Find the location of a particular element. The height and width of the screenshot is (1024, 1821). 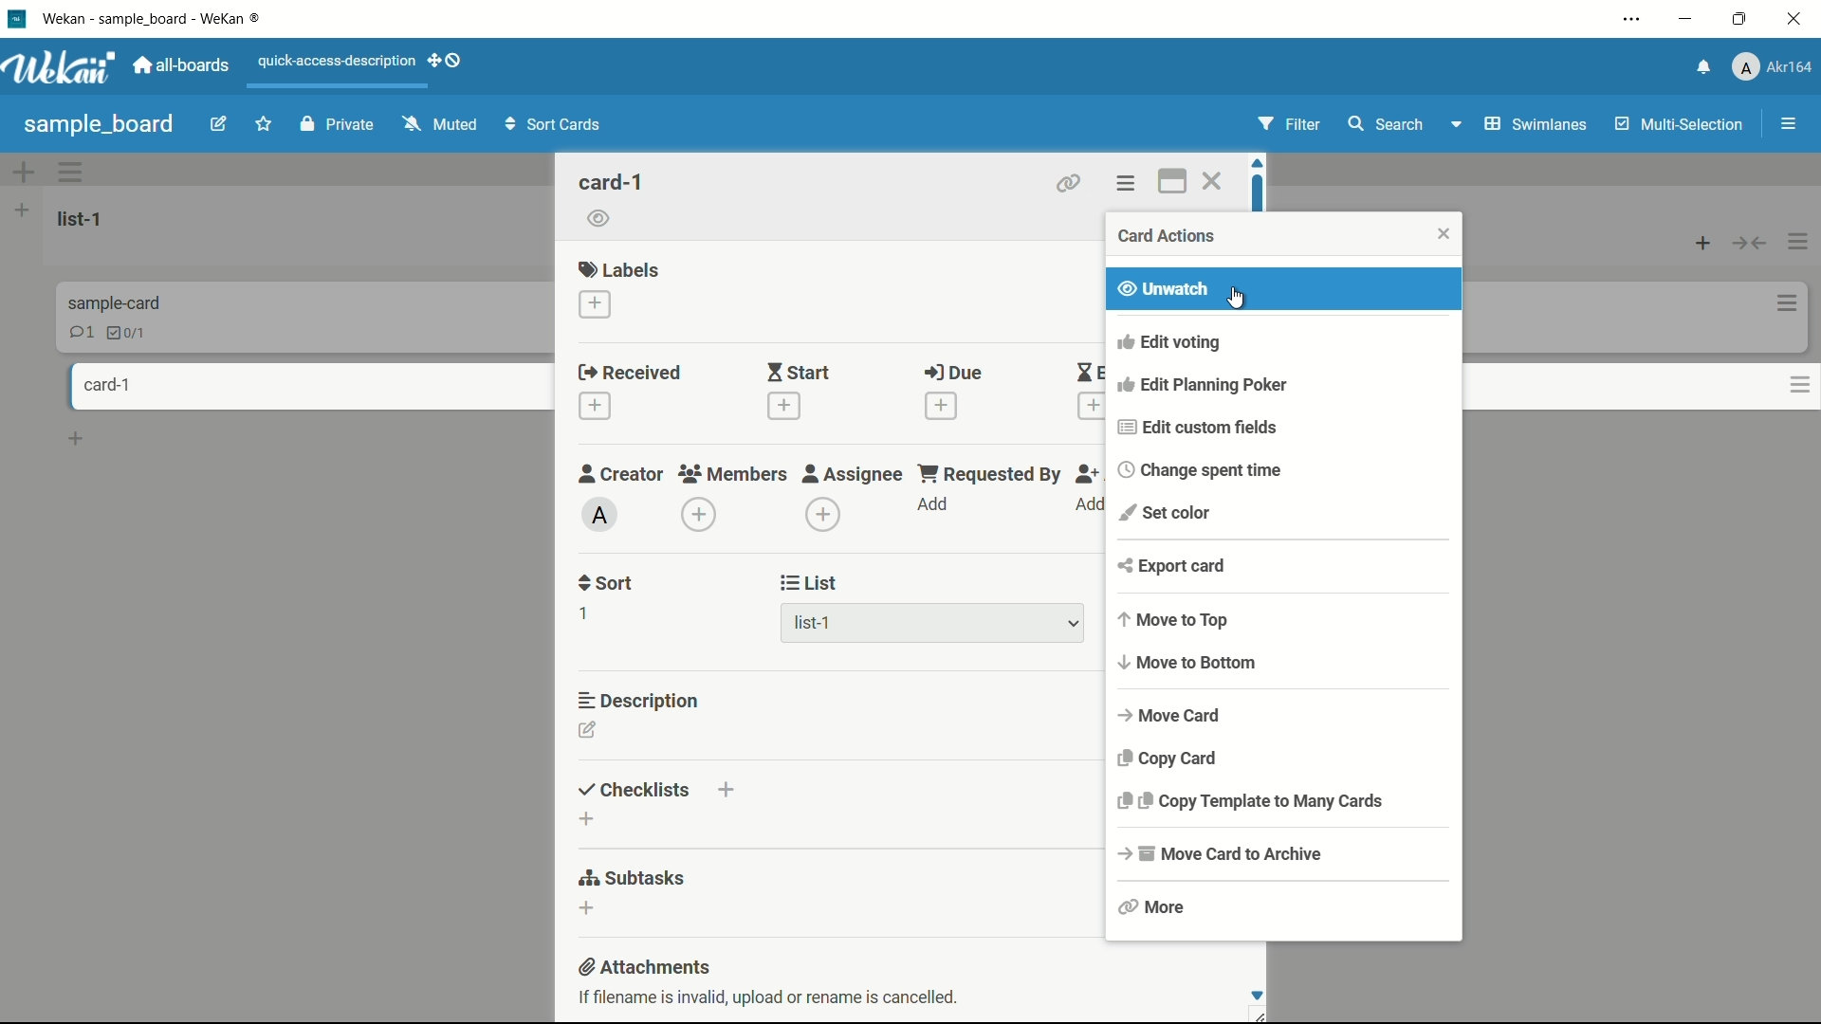

settings and more is located at coordinates (1628, 20).